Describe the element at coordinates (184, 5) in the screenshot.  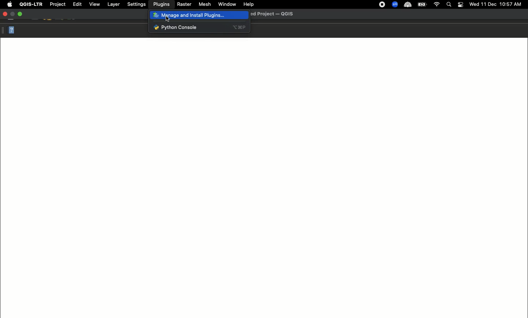
I see `Raster` at that location.